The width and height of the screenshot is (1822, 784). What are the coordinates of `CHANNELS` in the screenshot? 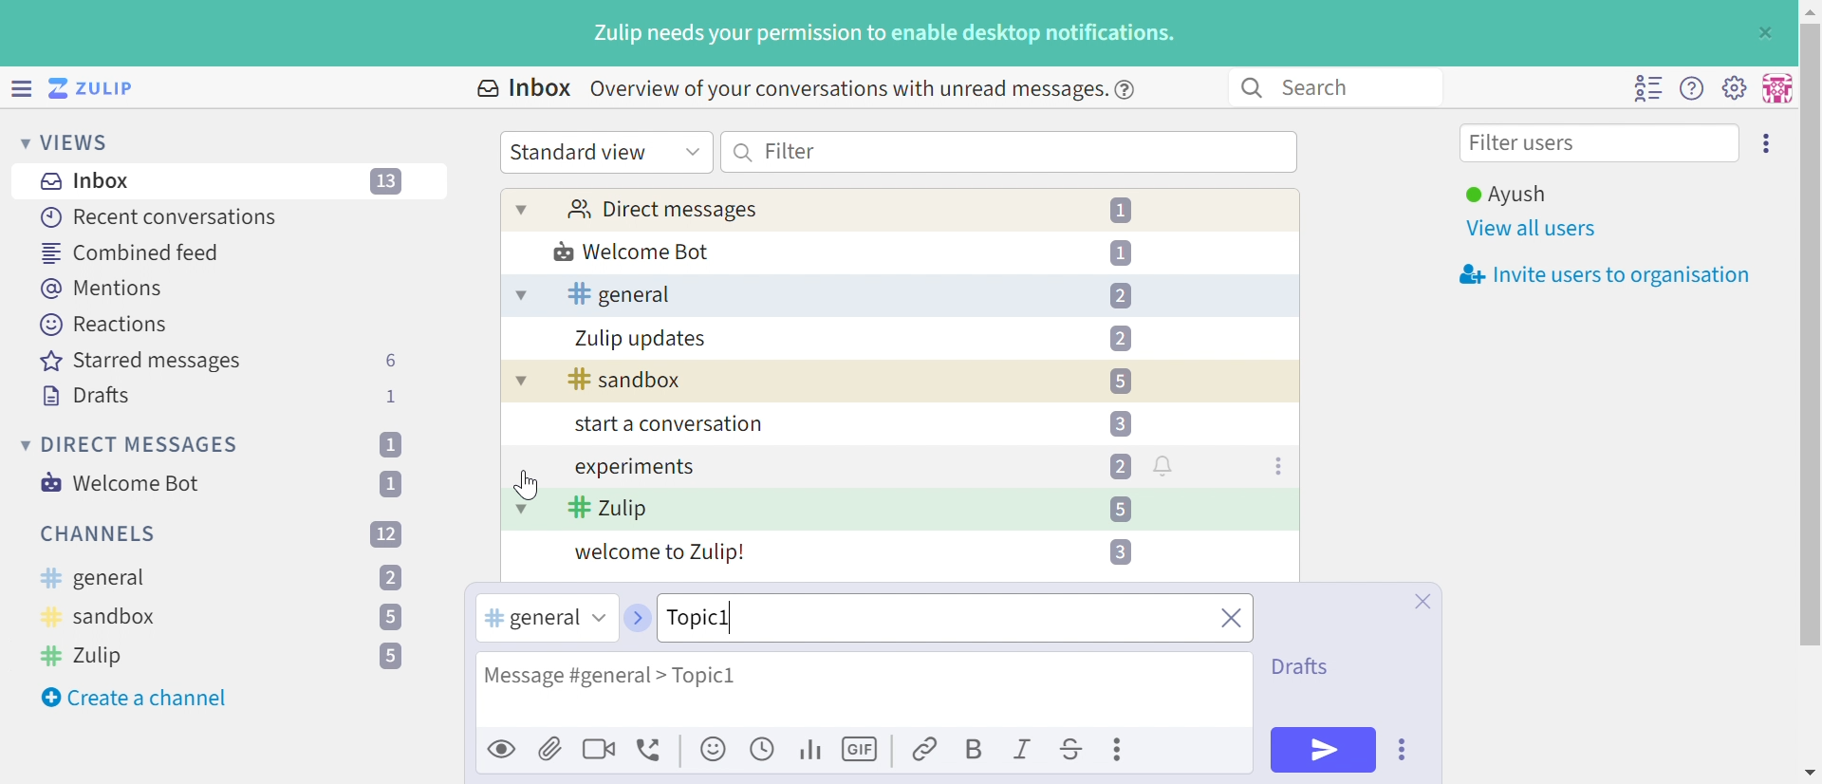 It's located at (100, 534).